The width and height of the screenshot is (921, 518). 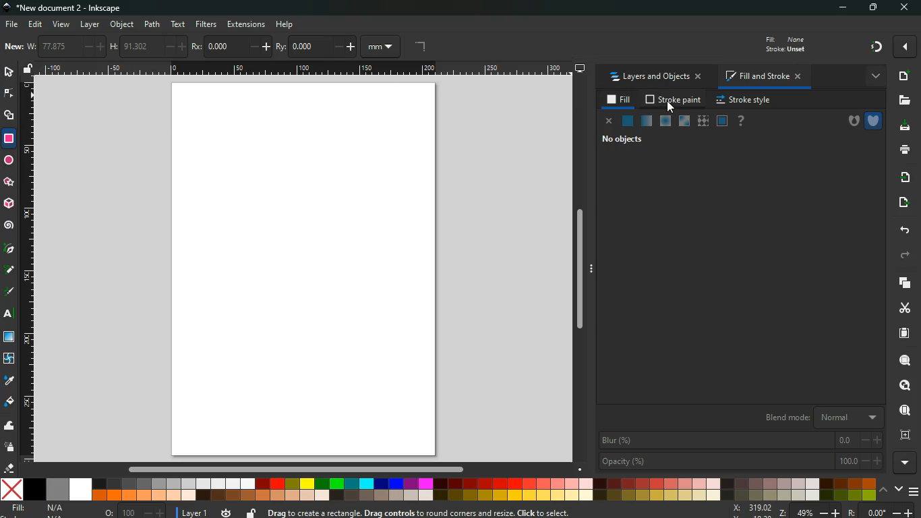 I want to click on cut, so click(x=903, y=309).